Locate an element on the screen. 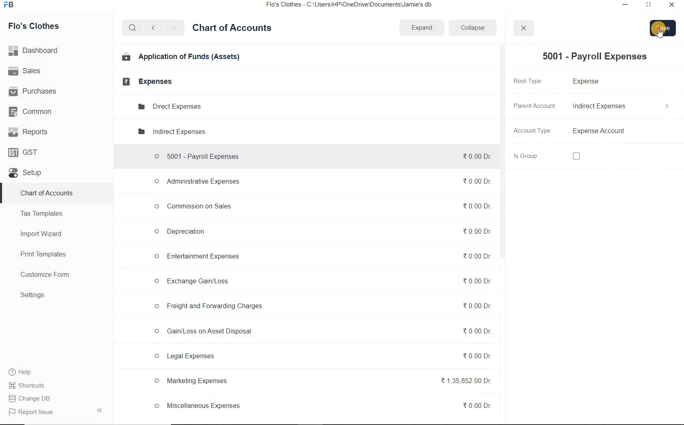 The height and width of the screenshot is (425, 684). frappe books logo is located at coordinates (11, 5).